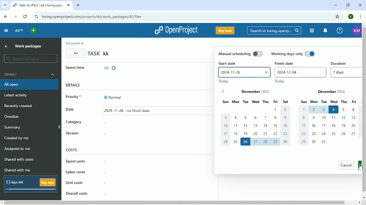 This screenshot has height=205, width=366. What do you see at coordinates (12, 128) in the screenshot?
I see `Summary` at bounding box center [12, 128].